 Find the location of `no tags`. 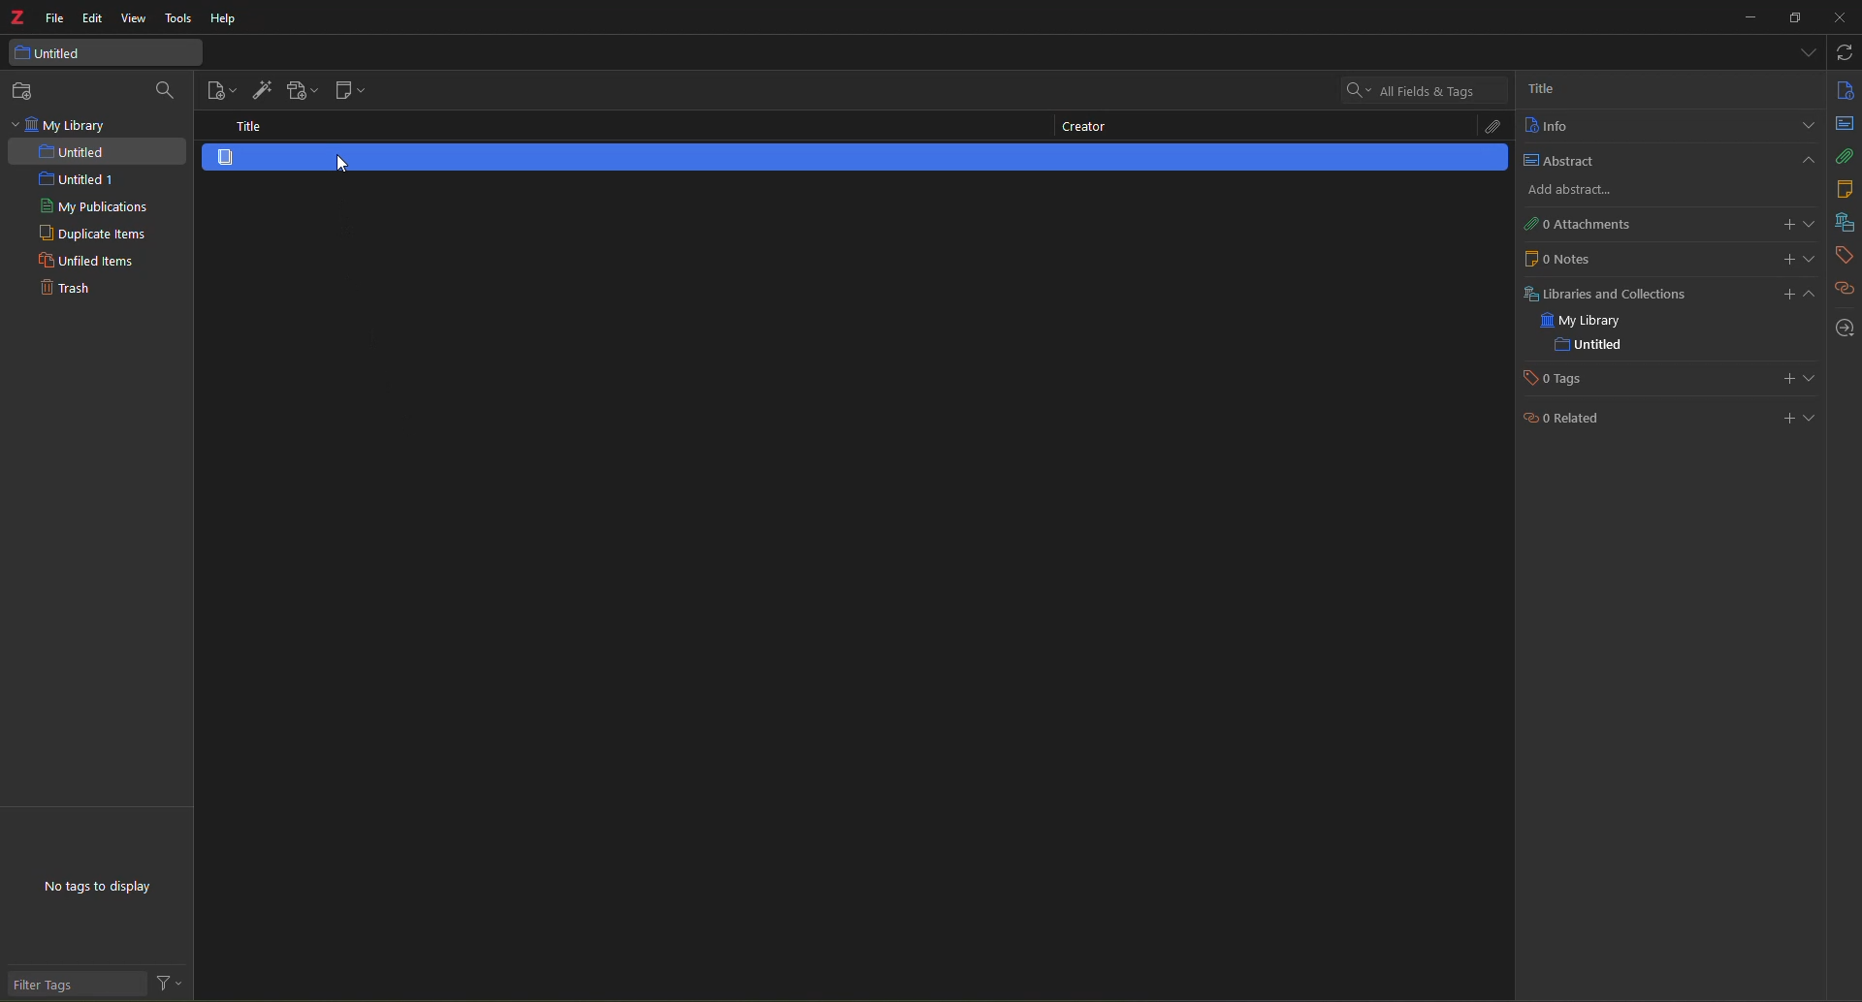

no tags is located at coordinates (112, 891).